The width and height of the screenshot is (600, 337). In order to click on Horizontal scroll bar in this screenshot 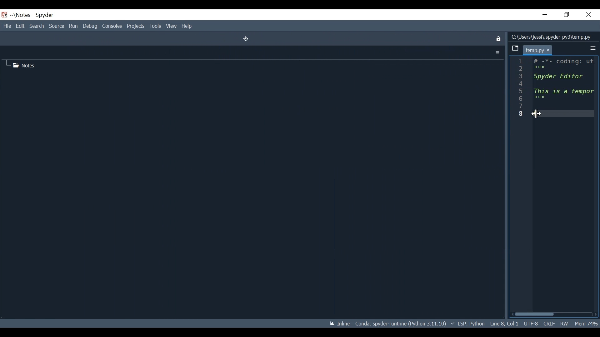, I will do `click(554, 314)`.